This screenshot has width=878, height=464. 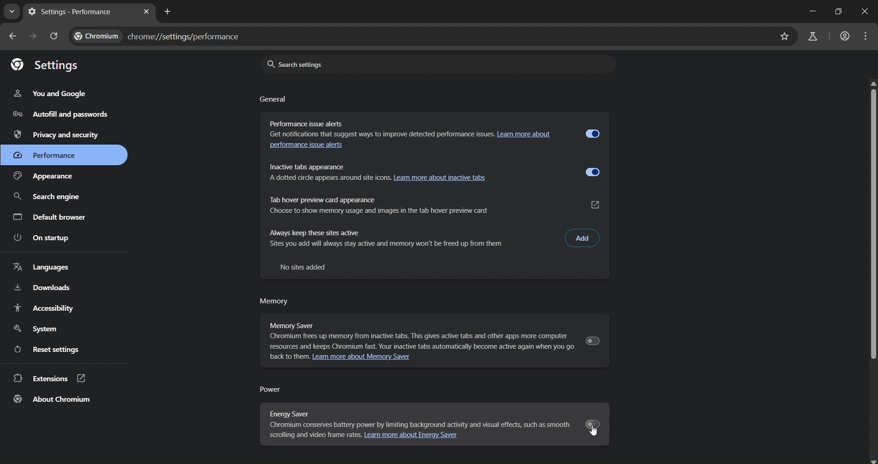 What do you see at coordinates (865, 36) in the screenshot?
I see `menu` at bounding box center [865, 36].